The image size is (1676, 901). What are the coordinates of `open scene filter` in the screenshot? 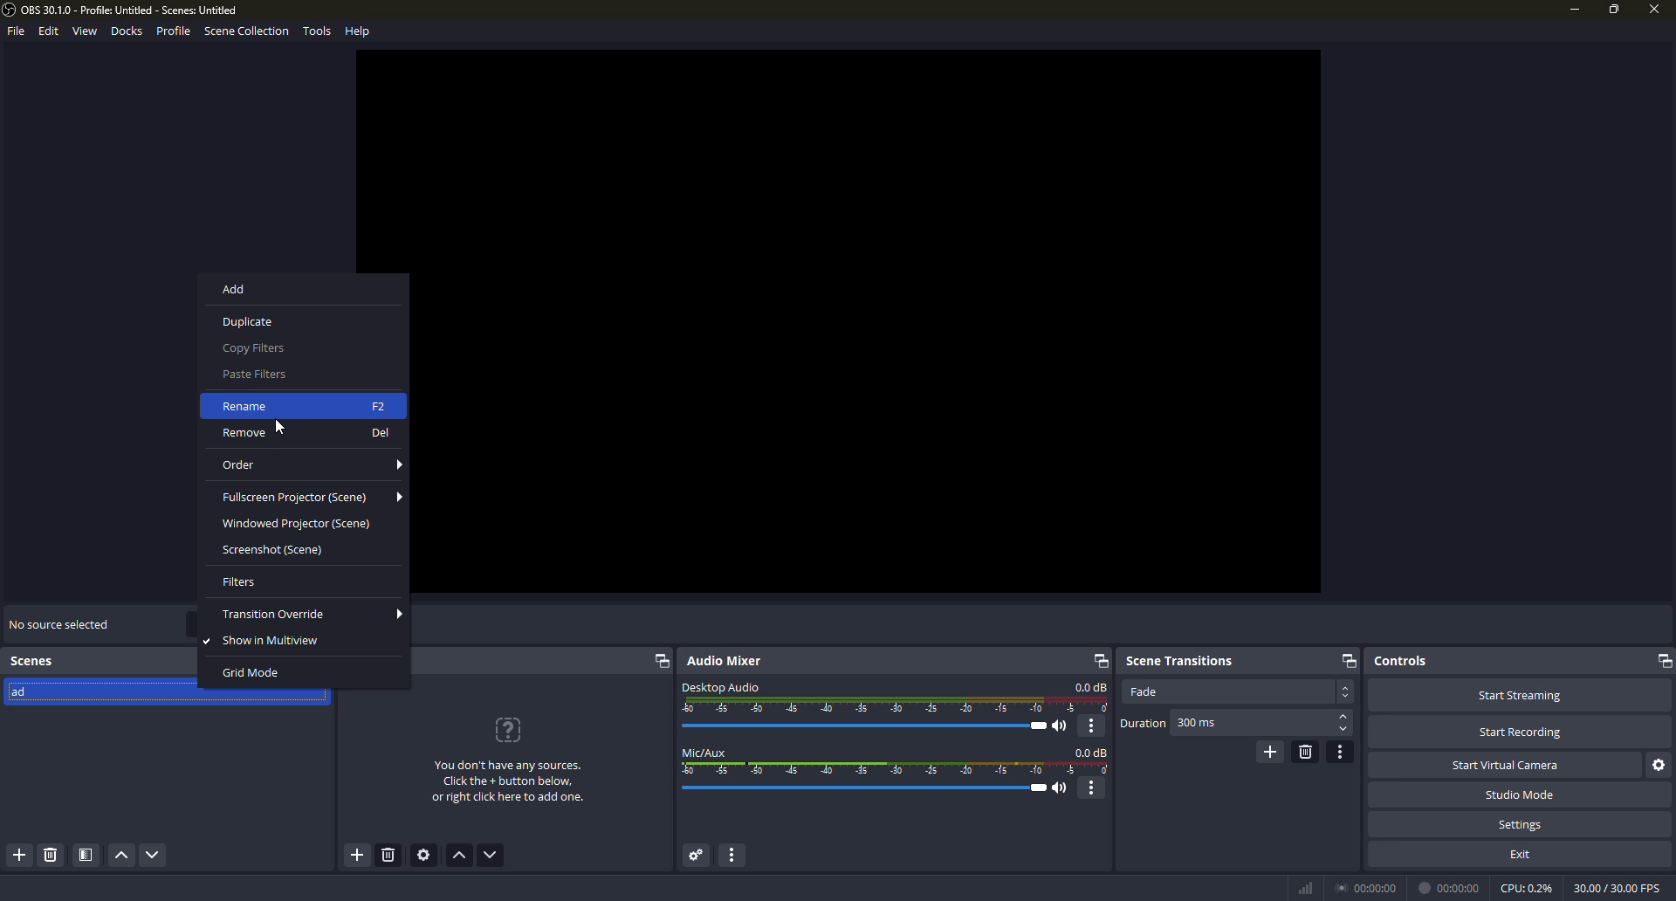 It's located at (85, 856).